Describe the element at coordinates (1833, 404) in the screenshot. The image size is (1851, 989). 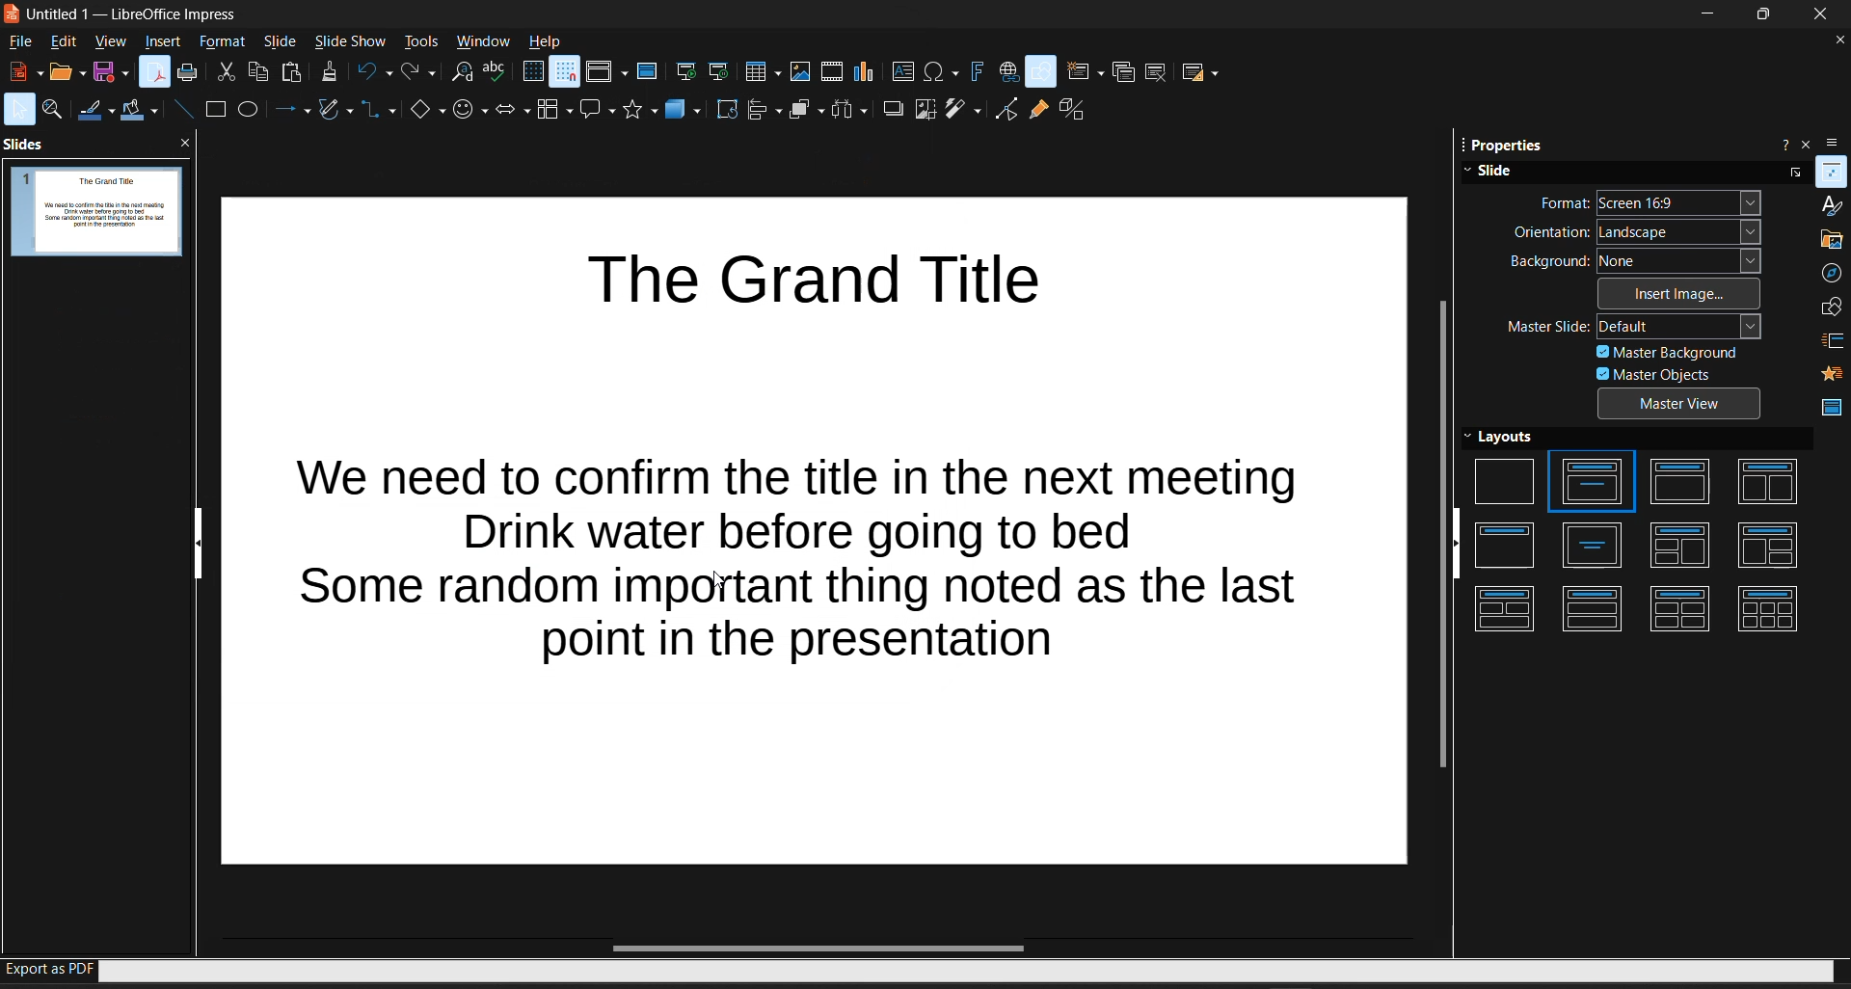
I see `master slides` at that location.